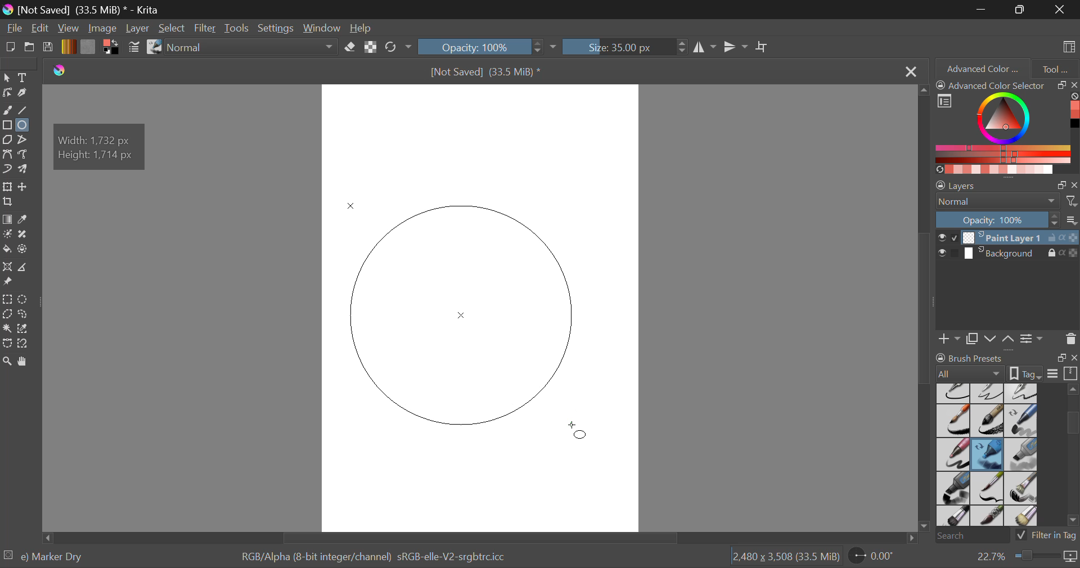 This screenshot has width=1080, height=568. Describe the element at coordinates (25, 361) in the screenshot. I see `Pan Tool` at that location.